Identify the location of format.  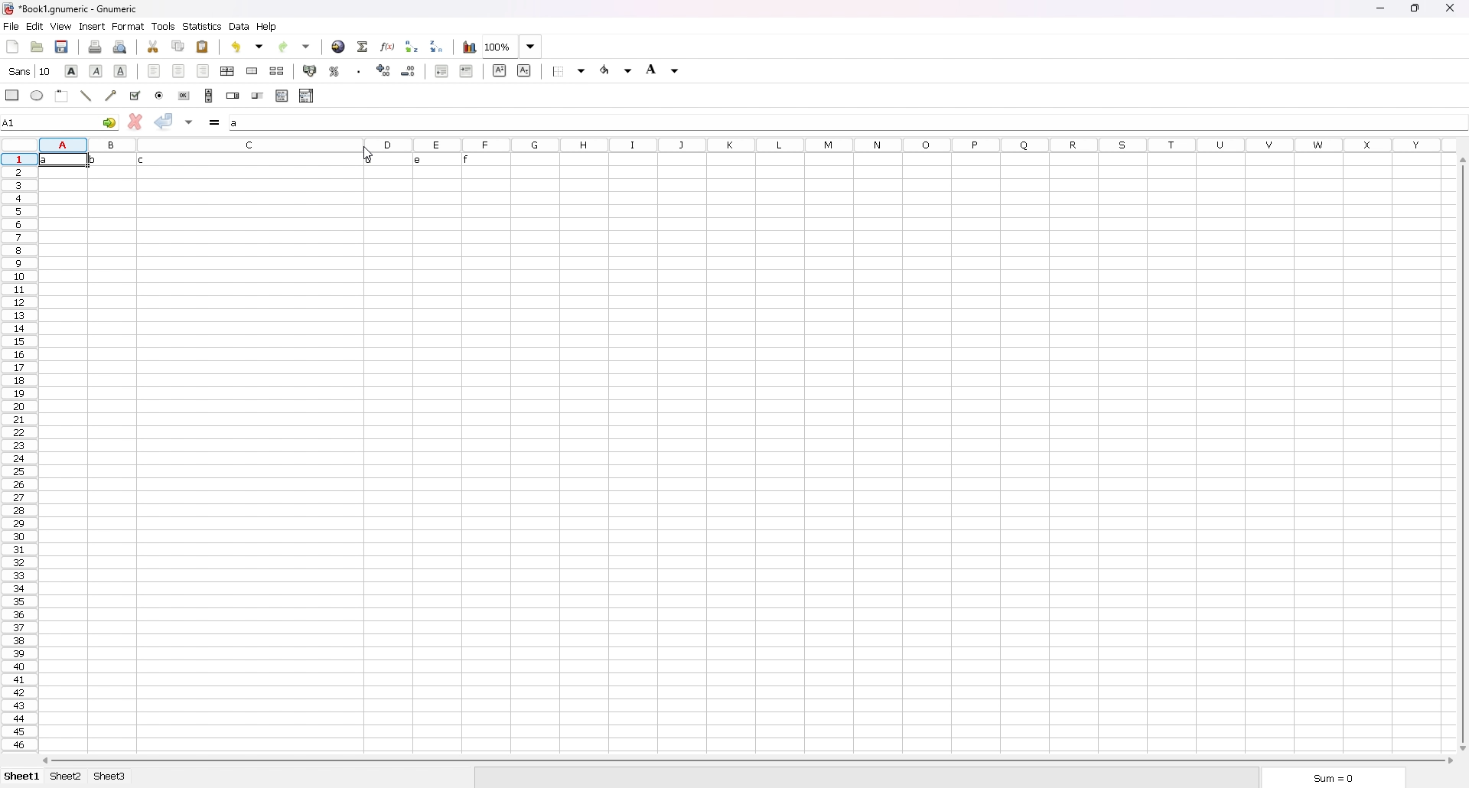
(129, 26).